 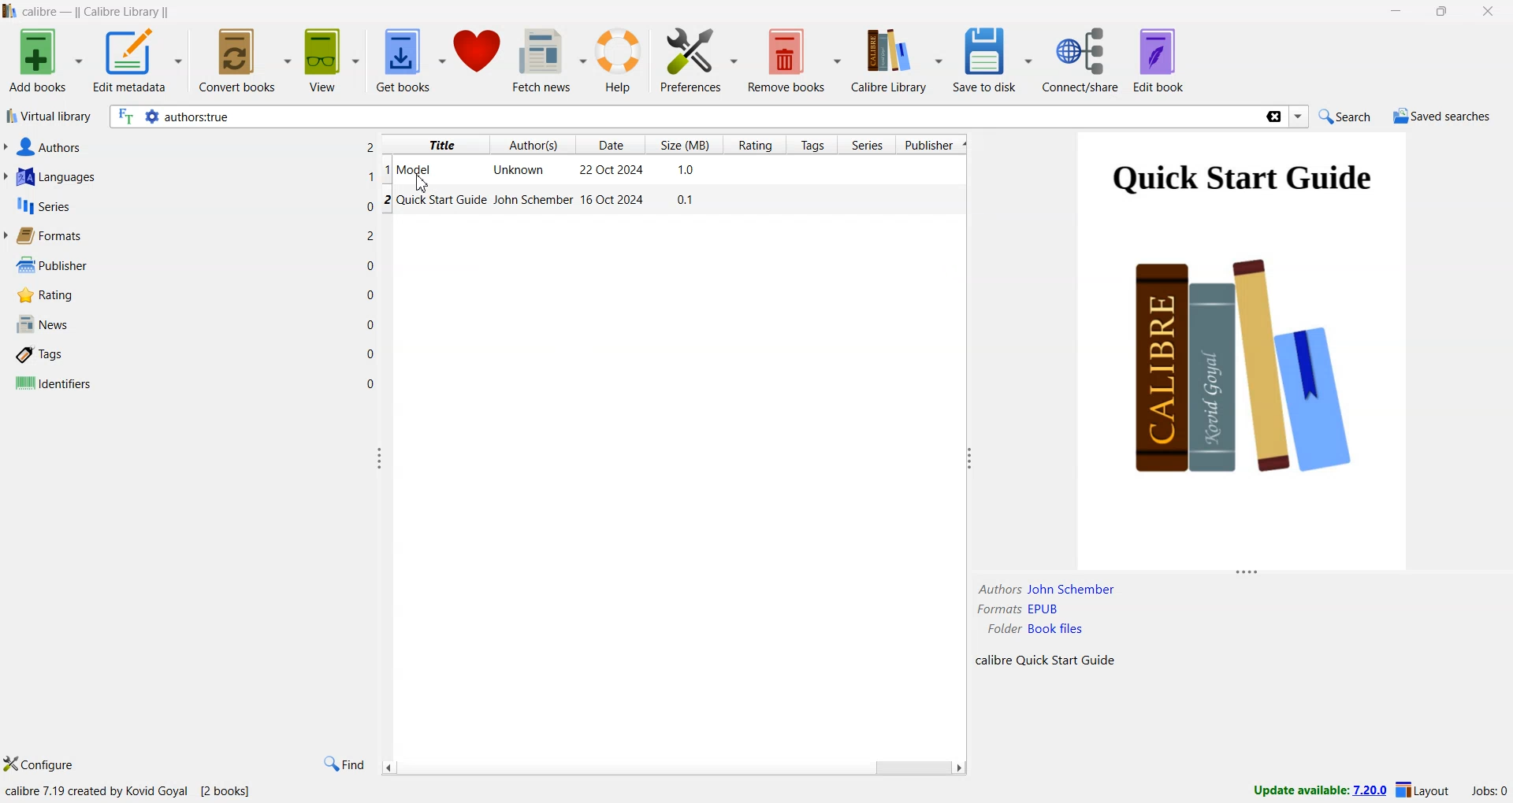 I want to click on calibre library, so click(x=125, y=13).